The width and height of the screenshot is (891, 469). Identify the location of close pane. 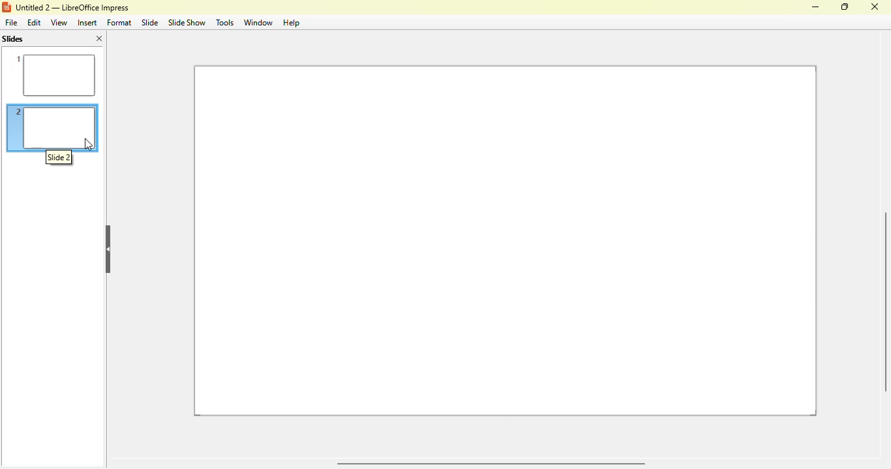
(99, 38).